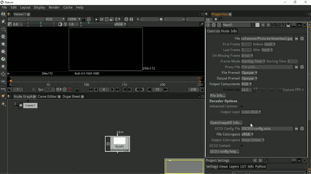 The width and height of the screenshot is (311, 174). I want to click on Minimize, so click(284, 2).